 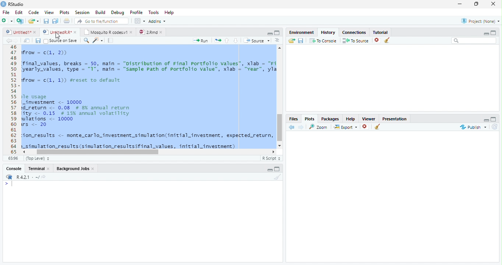 What do you see at coordinates (107, 32) in the screenshot?
I see `Mosquito R codes.v1` at bounding box center [107, 32].